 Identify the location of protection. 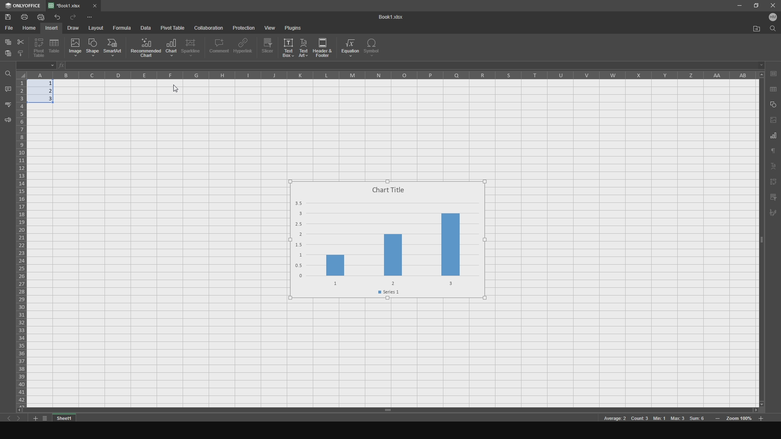
(243, 28).